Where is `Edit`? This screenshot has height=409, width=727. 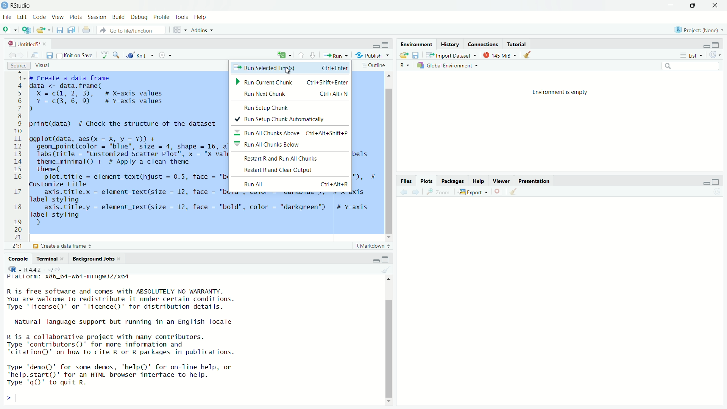 Edit is located at coordinates (22, 18).